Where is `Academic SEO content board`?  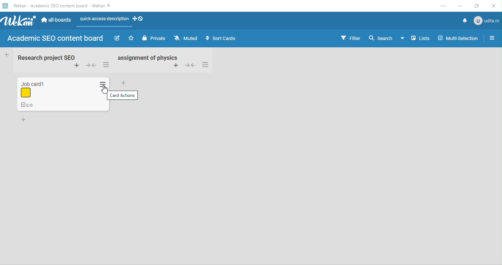
Academic SEO content board is located at coordinates (56, 38).